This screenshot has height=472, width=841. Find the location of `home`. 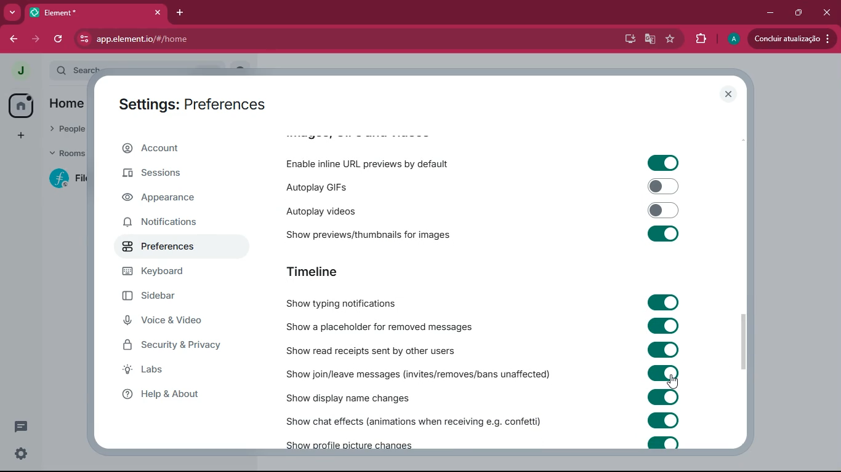

home is located at coordinates (21, 105).